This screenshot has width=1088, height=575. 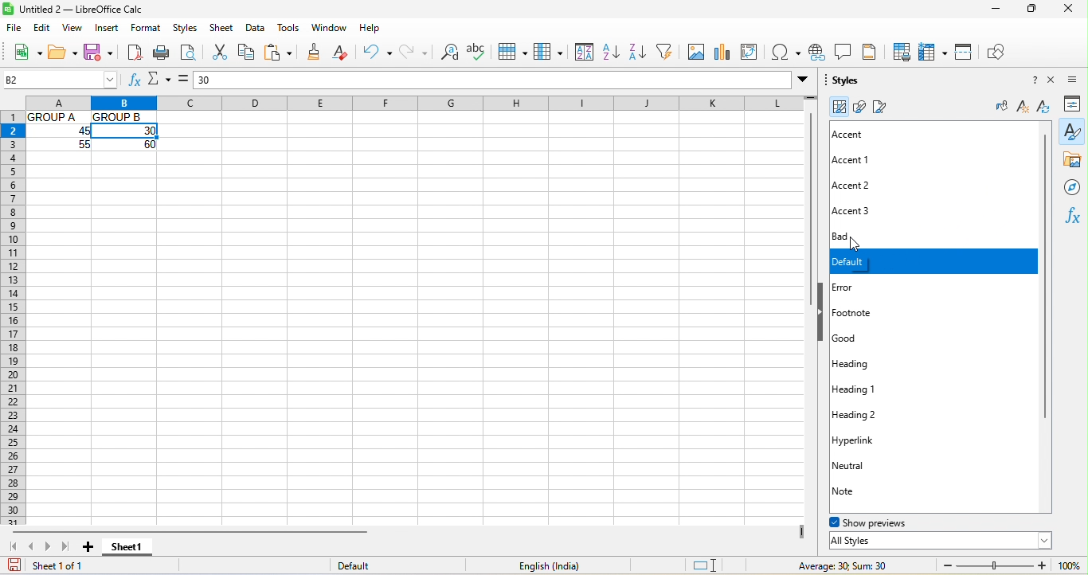 What do you see at coordinates (479, 51) in the screenshot?
I see `spelling` at bounding box center [479, 51].